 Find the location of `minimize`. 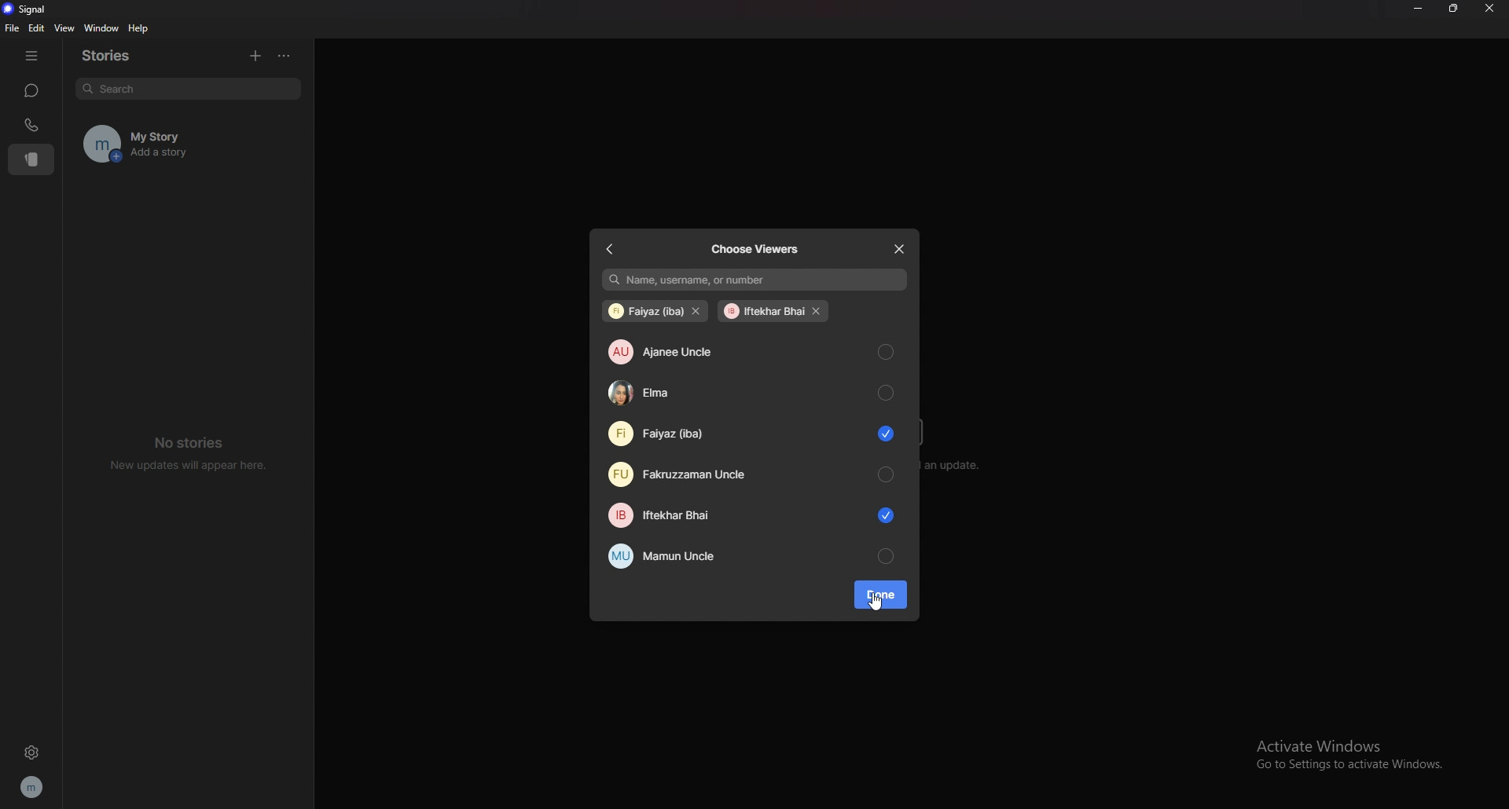

minimize is located at coordinates (1418, 9).